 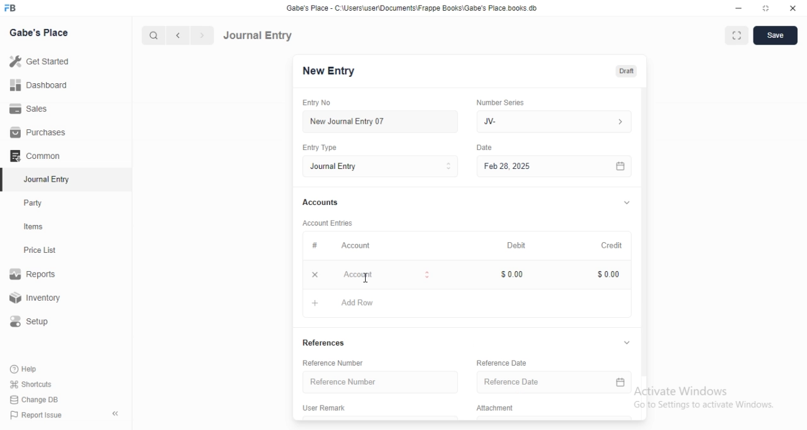 I want to click on ‘Gabe's Place - C\UsersiuserDocuments\Frappe Books\Gabe's Place books db, so click(x=412, y=8).